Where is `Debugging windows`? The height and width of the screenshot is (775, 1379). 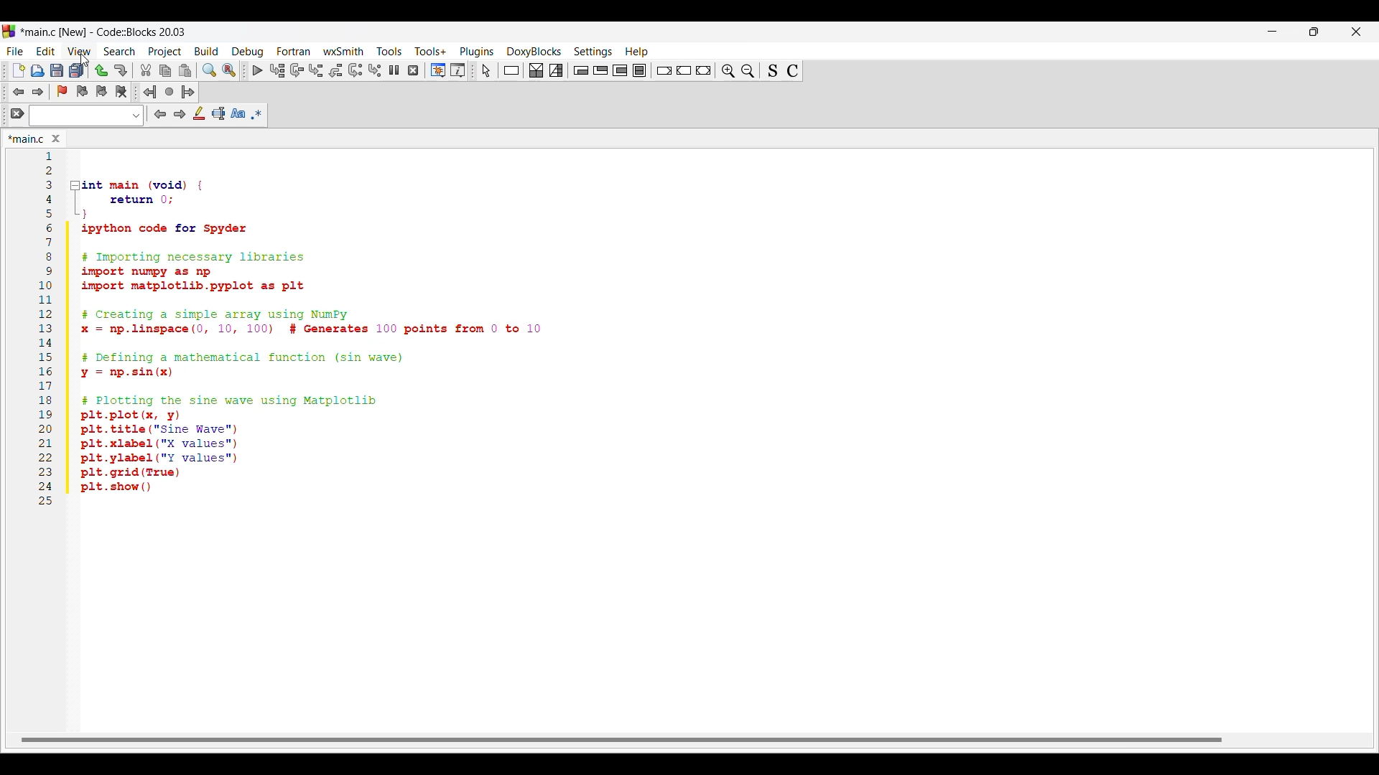
Debugging windows is located at coordinates (438, 70).